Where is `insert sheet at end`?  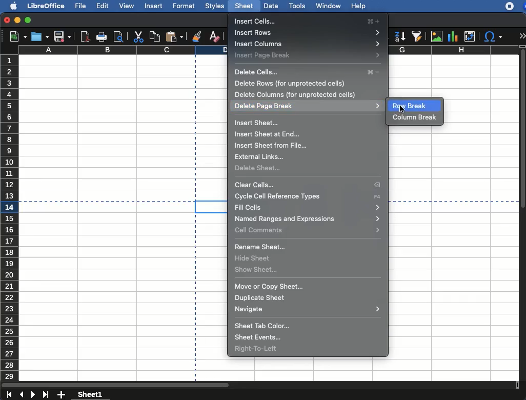
insert sheet at end is located at coordinates (268, 134).